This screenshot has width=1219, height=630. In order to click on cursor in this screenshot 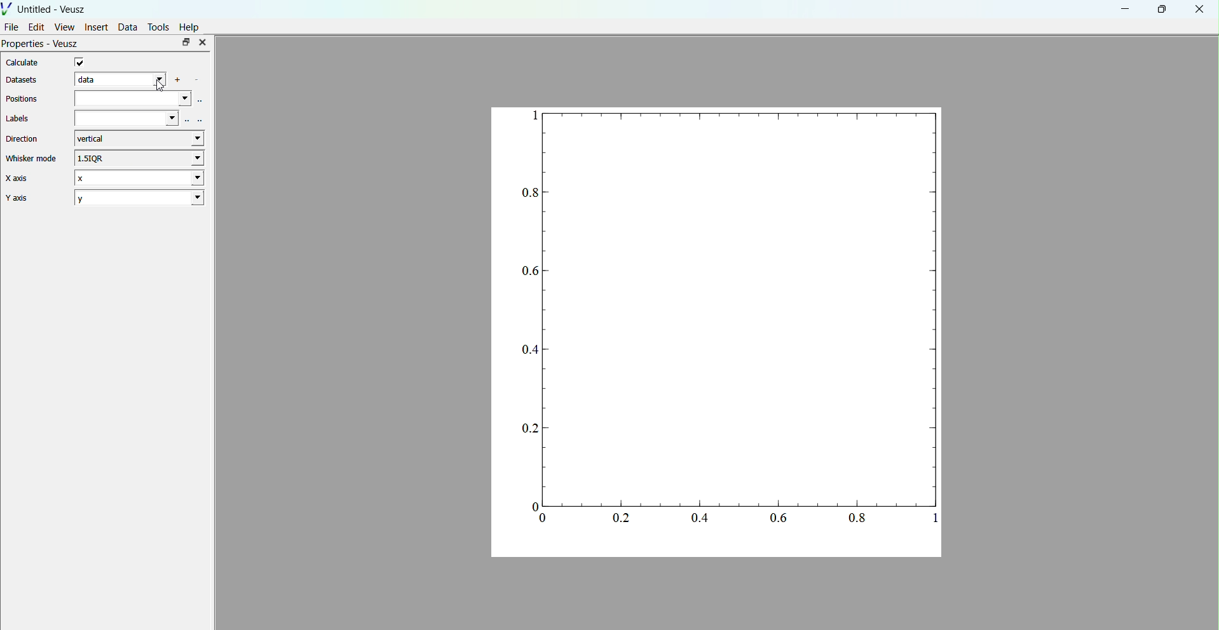, I will do `click(160, 84)`.